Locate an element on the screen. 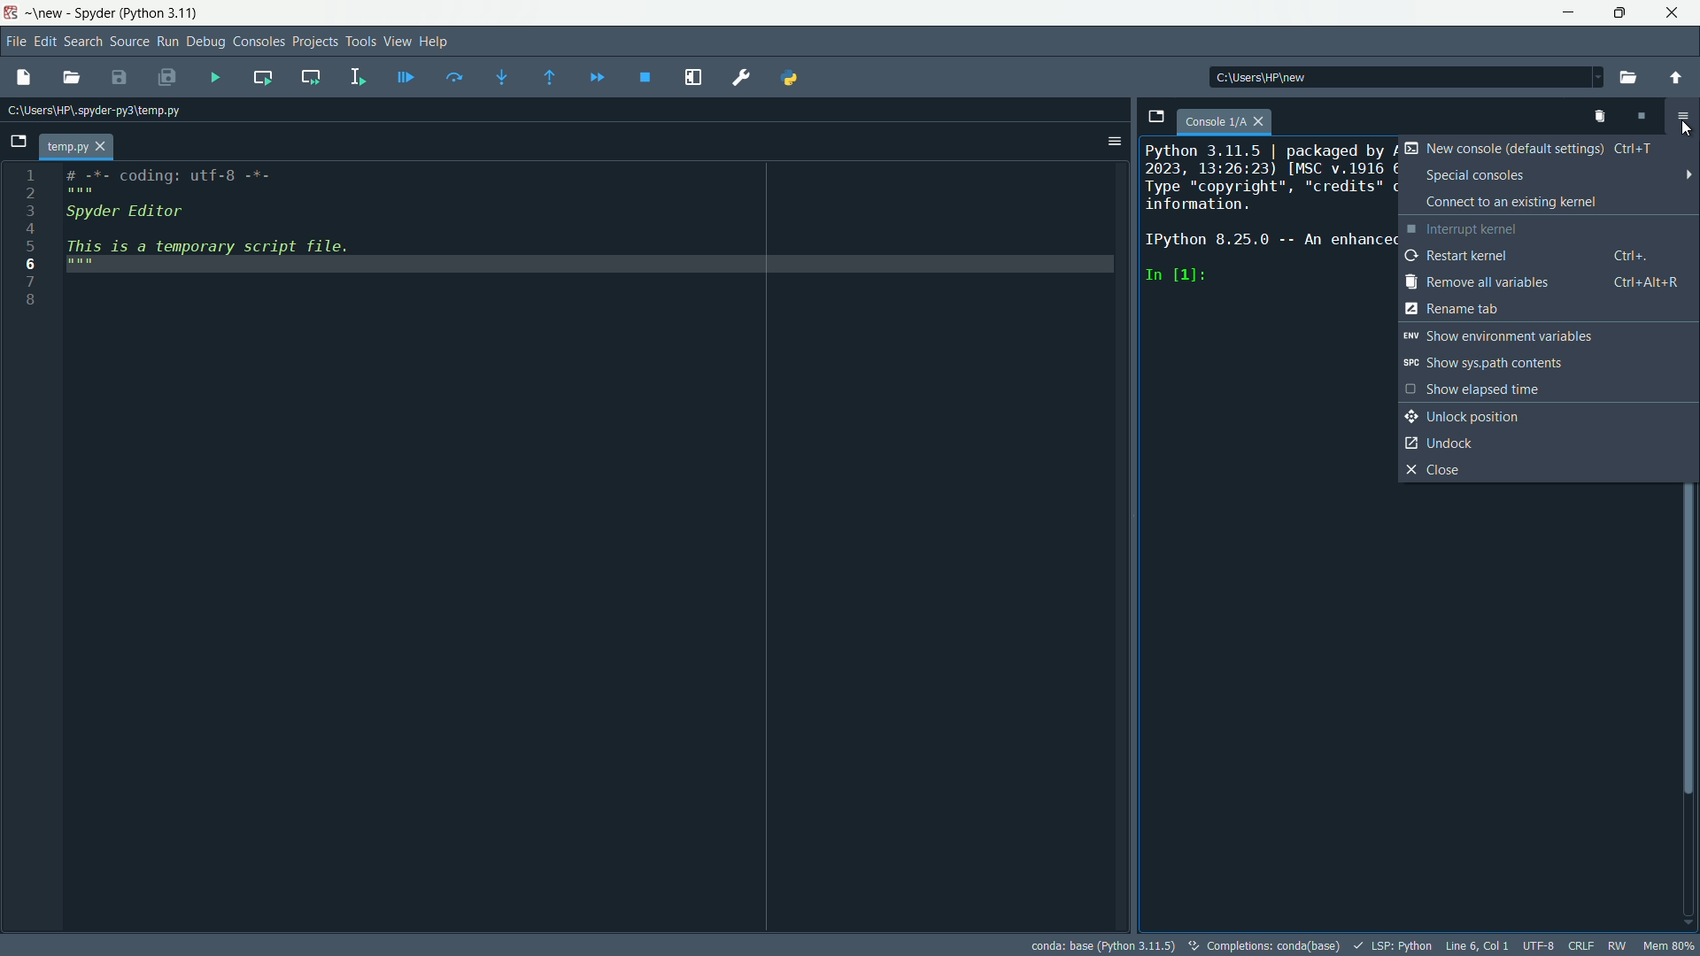  file menu is located at coordinates (17, 41).